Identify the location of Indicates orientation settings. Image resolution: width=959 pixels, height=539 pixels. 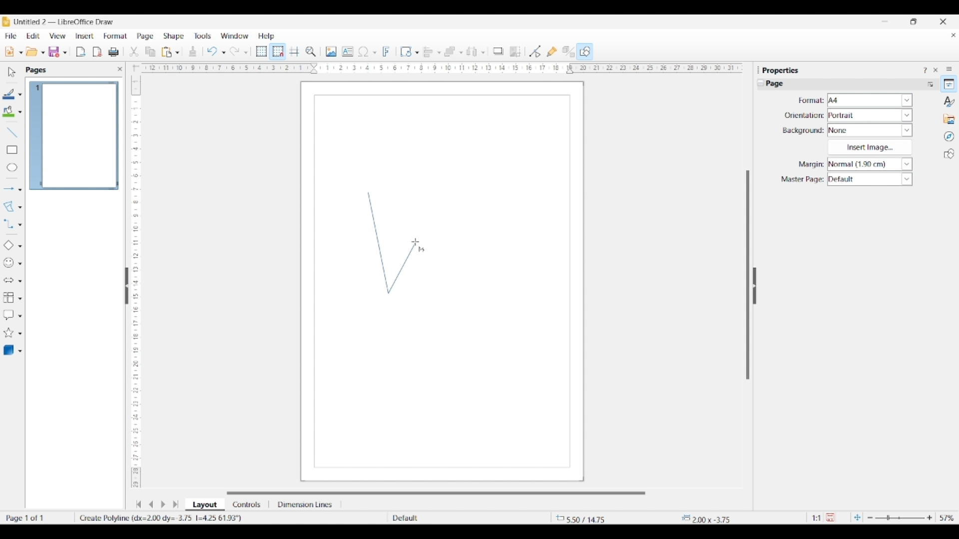
(804, 115).